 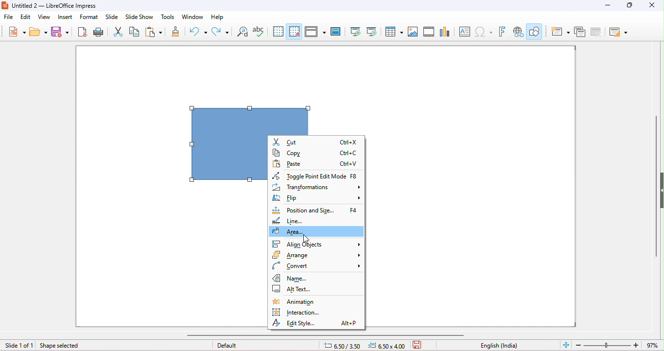 What do you see at coordinates (193, 17) in the screenshot?
I see `window` at bounding box center [193, 17].